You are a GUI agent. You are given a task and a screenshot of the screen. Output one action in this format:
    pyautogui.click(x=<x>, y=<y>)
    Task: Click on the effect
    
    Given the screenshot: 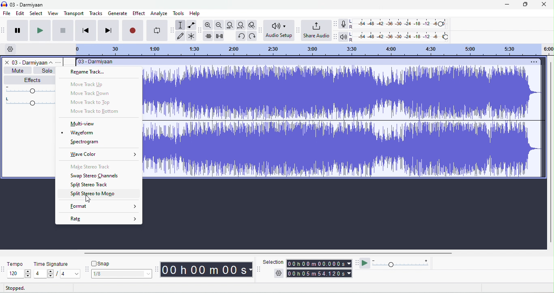 What is the action you would take?
    pyautogui.click(x=139, y=13)
    